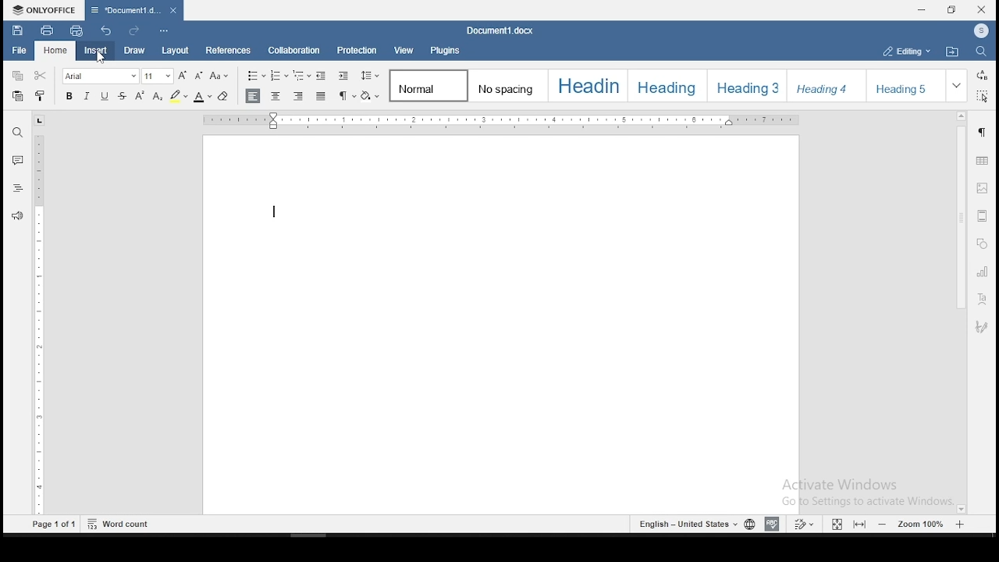 This screenshot has width=999, height=562. I want to click on headings, so click(18, 188).